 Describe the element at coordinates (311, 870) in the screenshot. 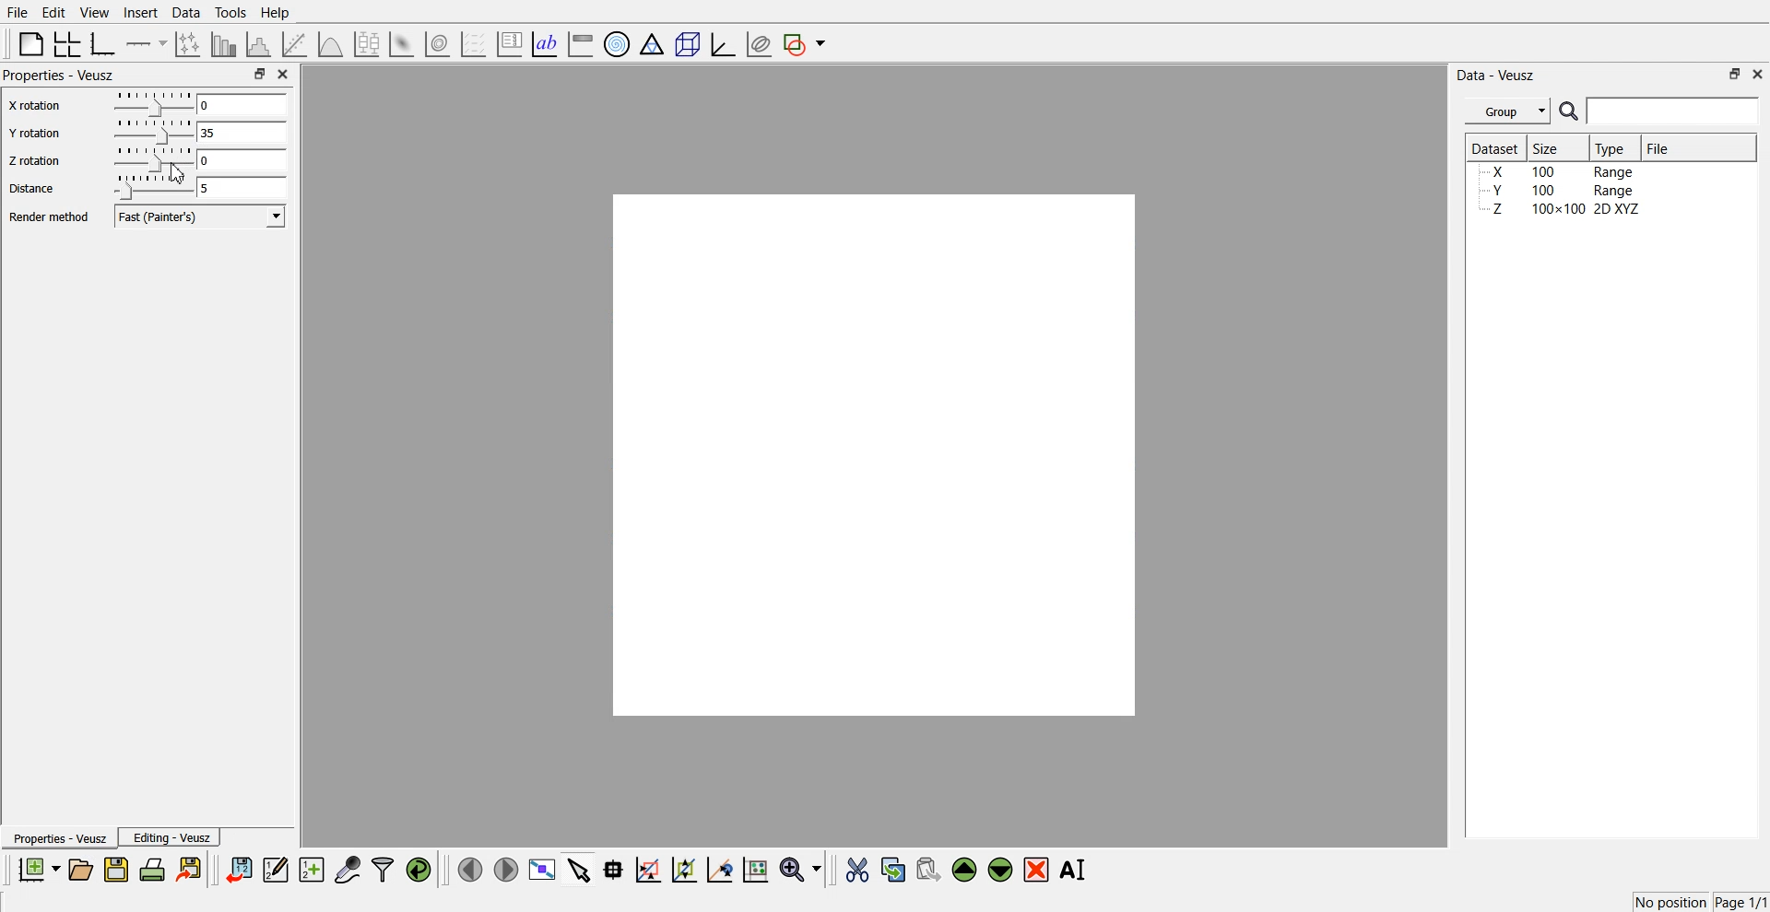

I see `Create new dataset for ranging` at that location.